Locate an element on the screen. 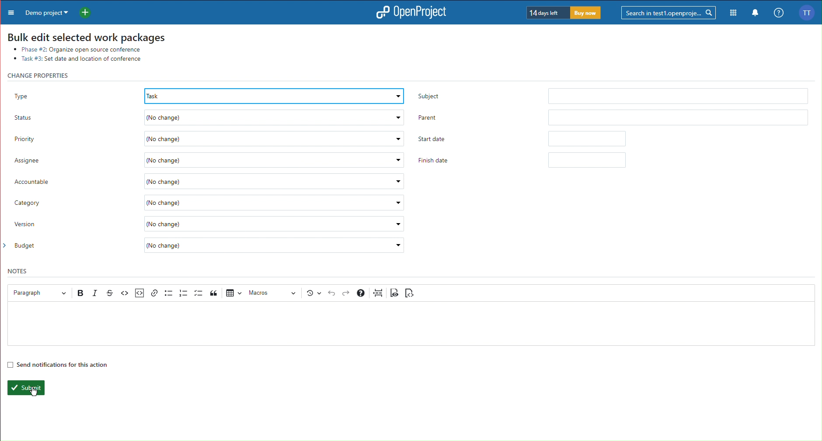 The height and width of the screenshot is (441, 822). Search bar is located at coordinates (669, 12).